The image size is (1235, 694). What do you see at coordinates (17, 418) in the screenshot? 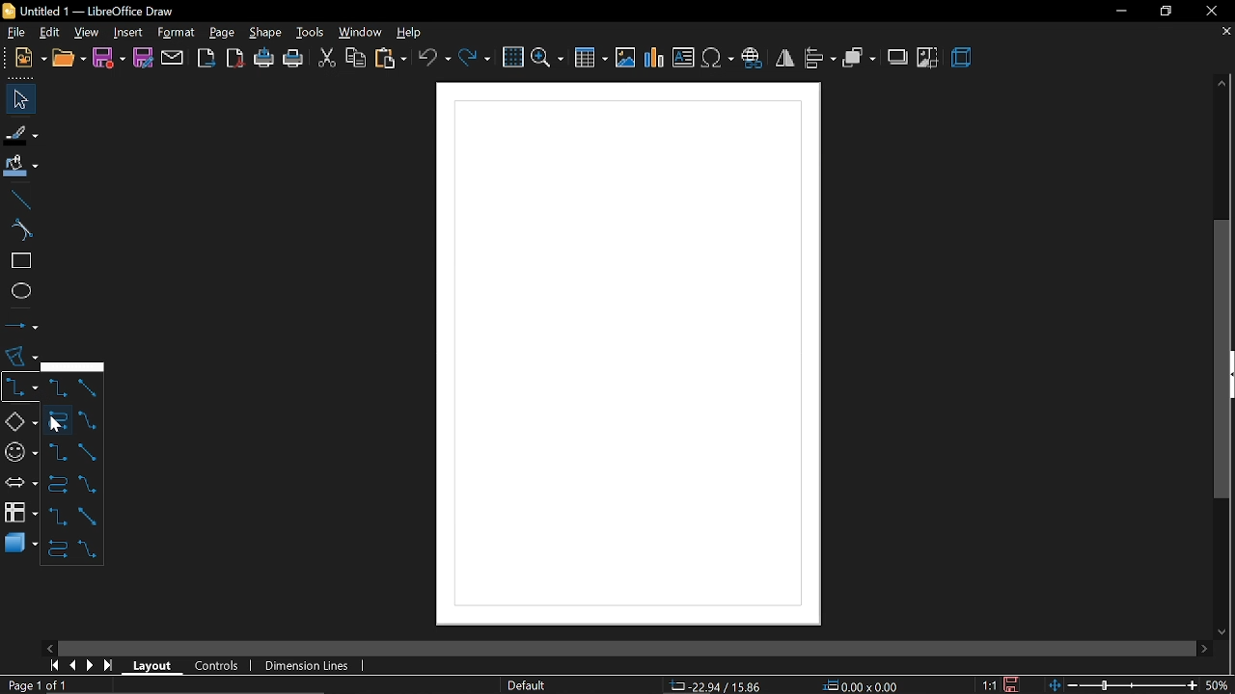
I see `basic shapes` at bounding box center [17, 418].